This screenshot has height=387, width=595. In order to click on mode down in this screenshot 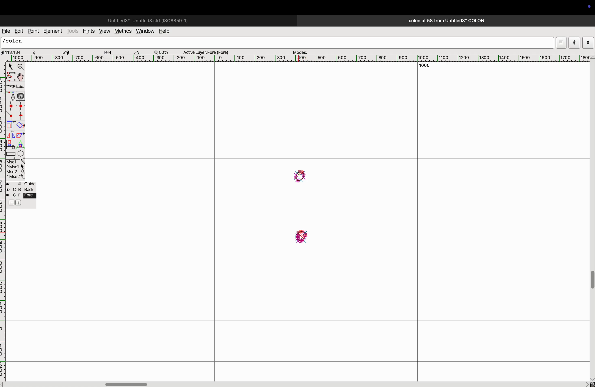, I will do `click(588, 42)`.